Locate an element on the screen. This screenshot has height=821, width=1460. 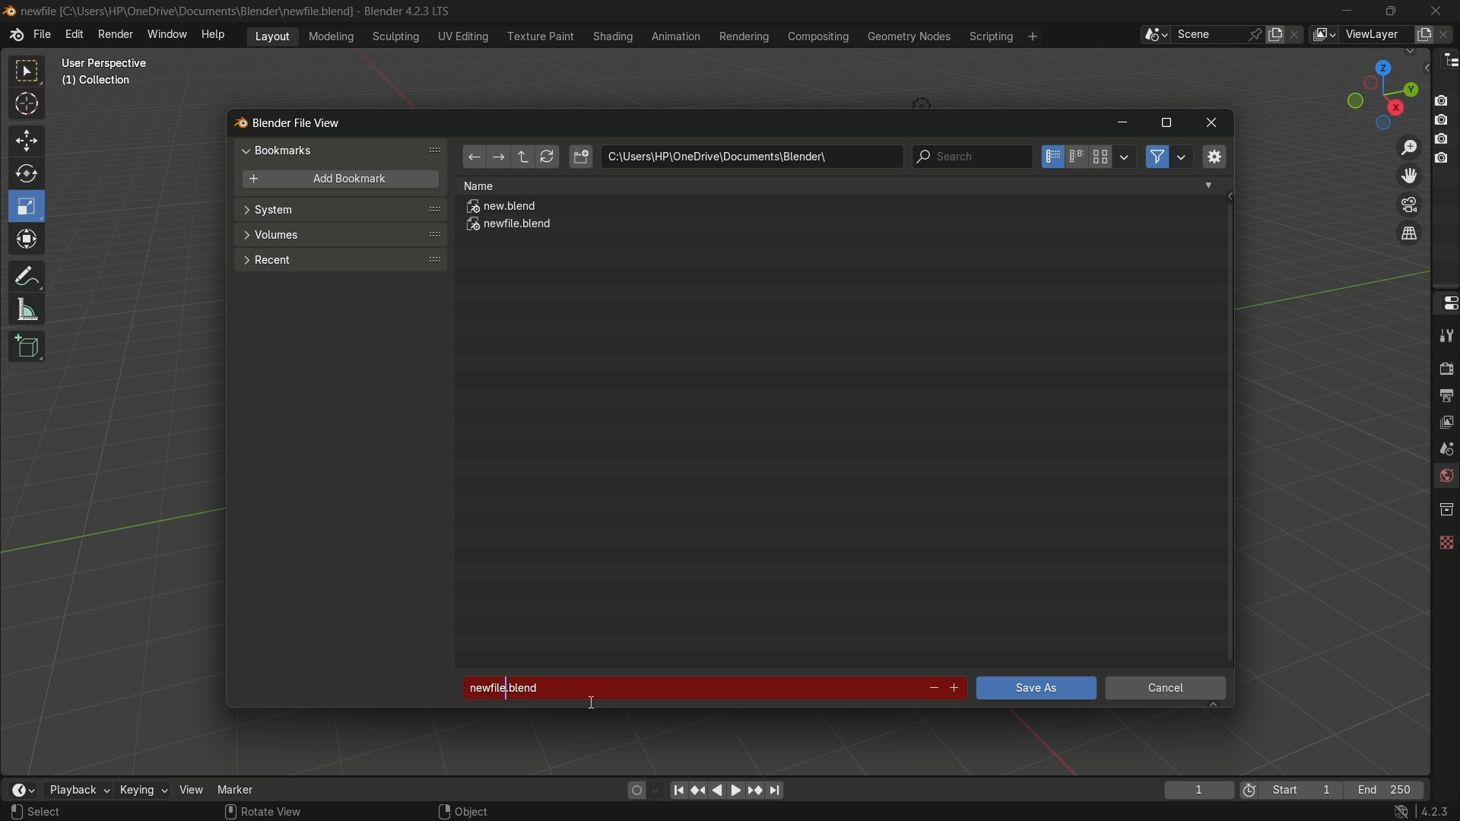
minimize is located at coordinates (1122, 124).